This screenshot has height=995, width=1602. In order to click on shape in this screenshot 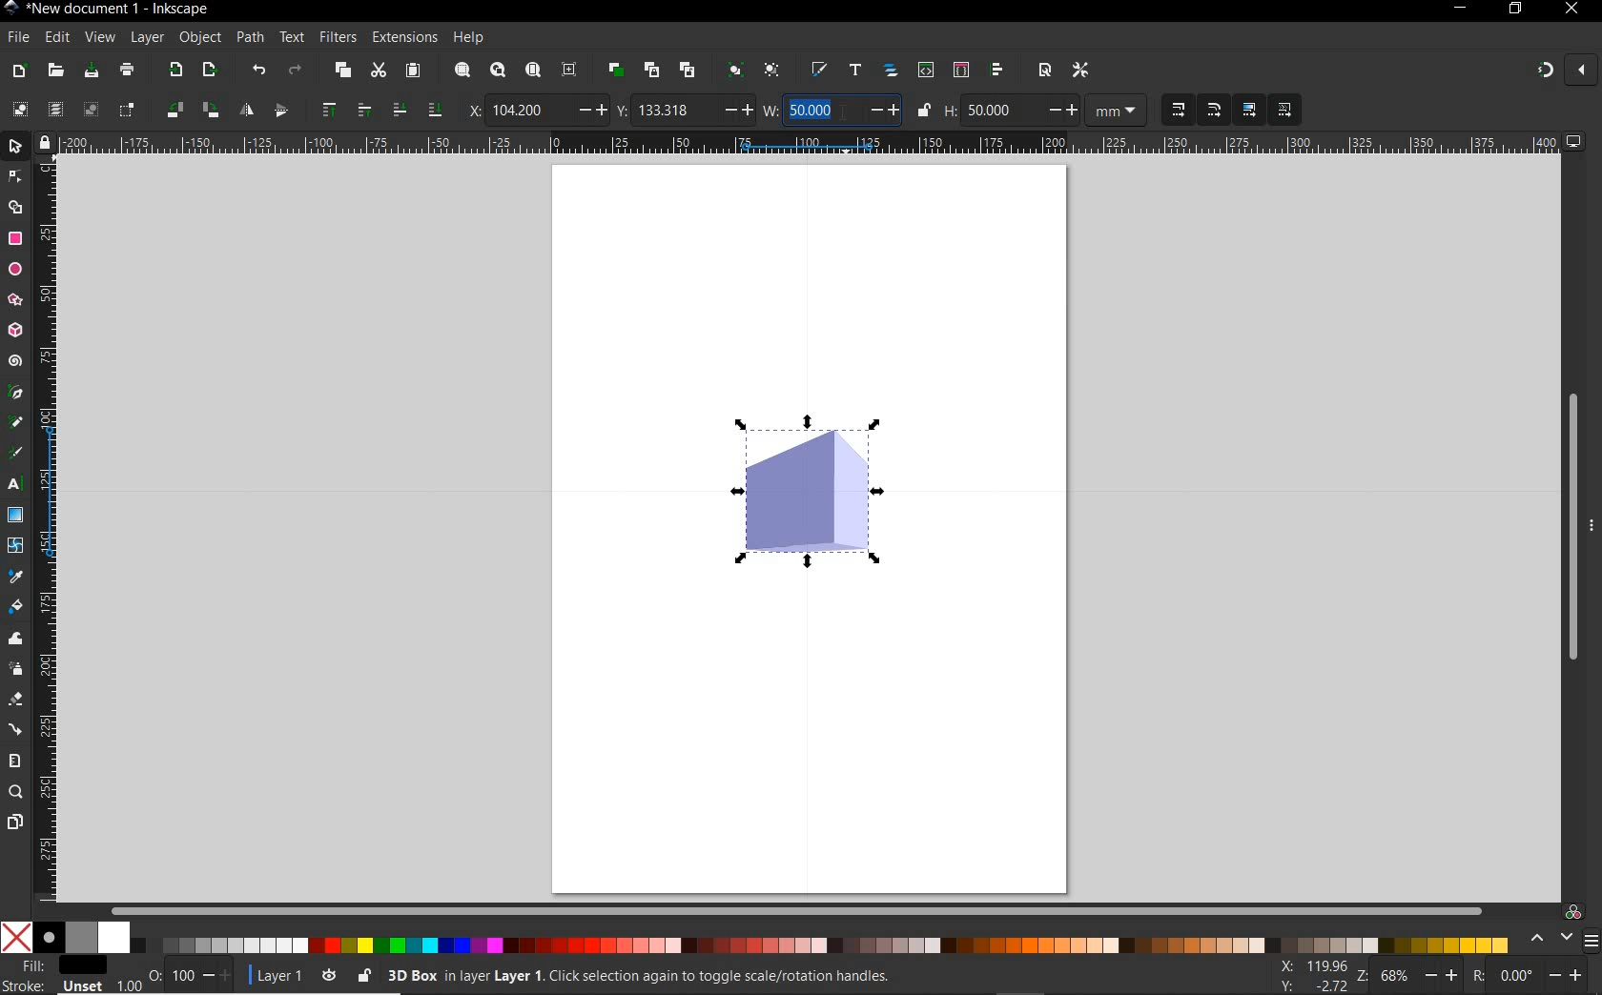, I will do `click(808, 493)`.